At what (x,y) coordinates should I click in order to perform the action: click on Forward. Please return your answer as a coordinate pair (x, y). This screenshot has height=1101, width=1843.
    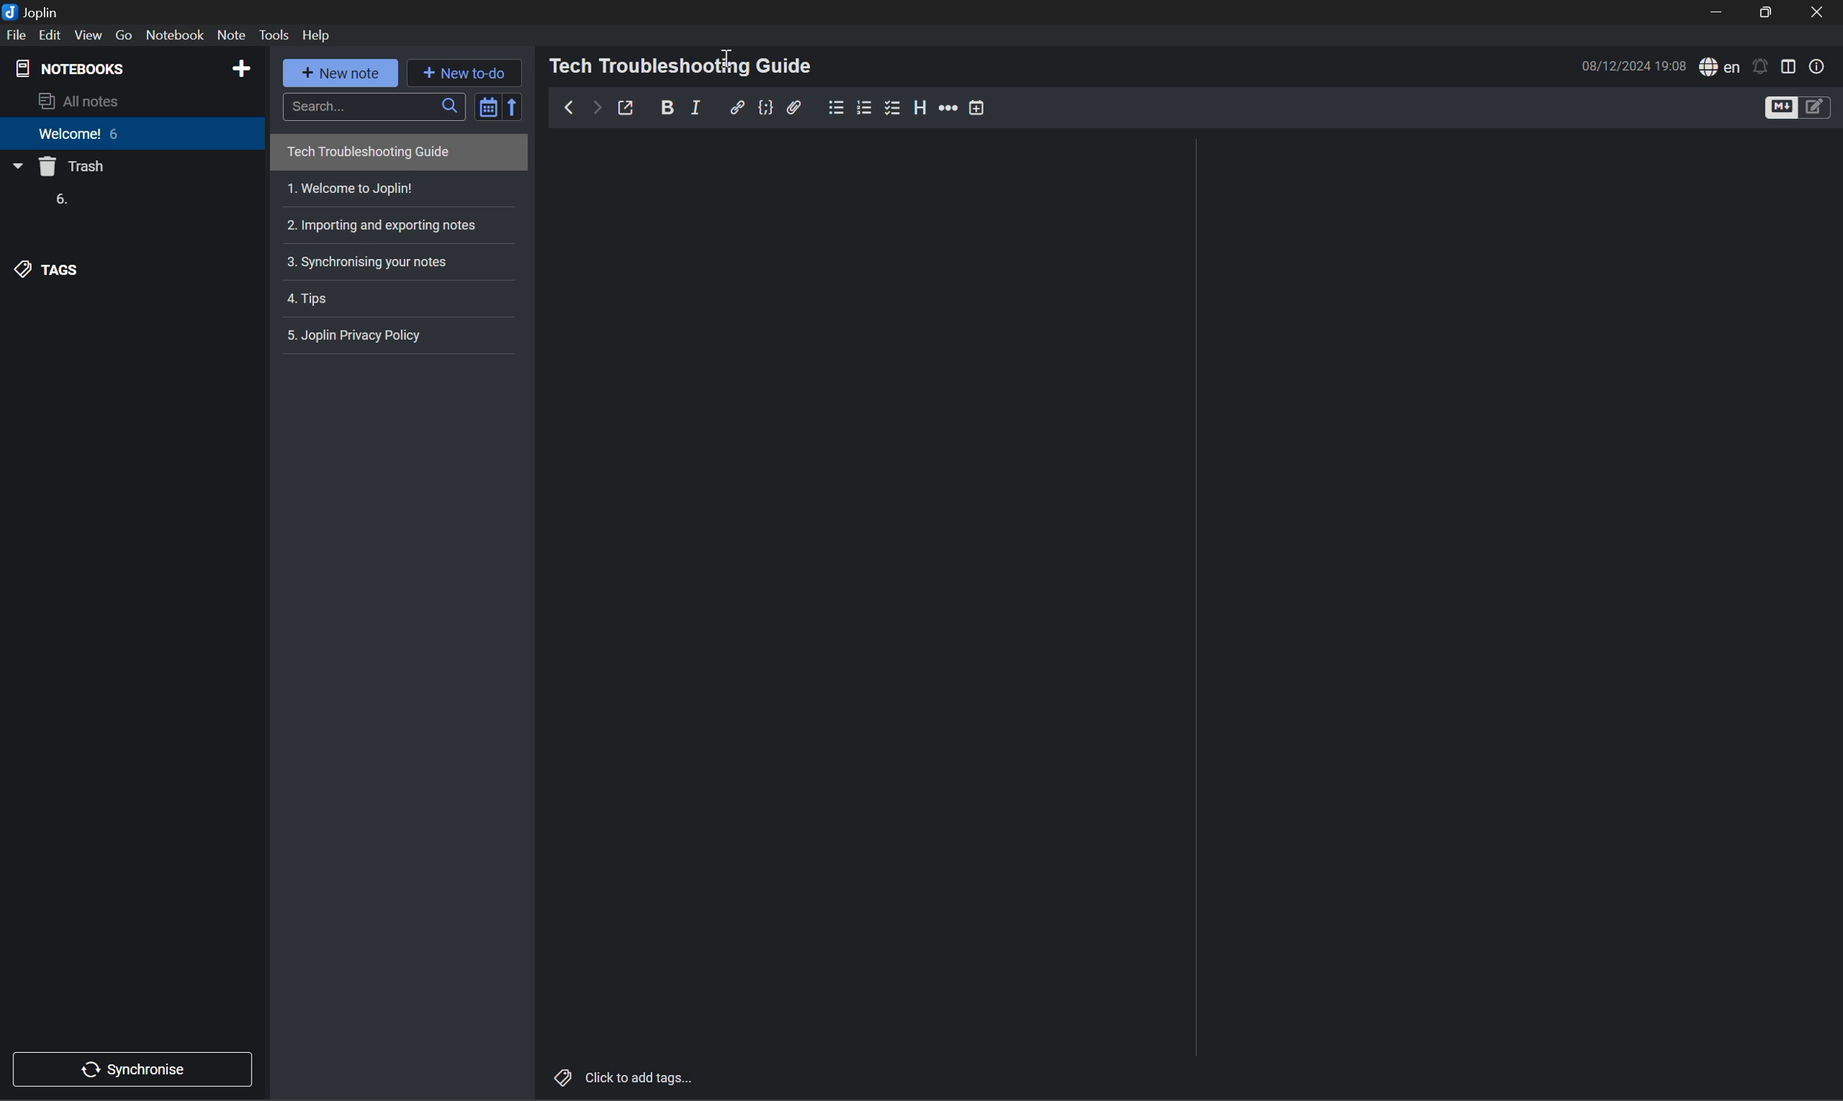
    Looking at the image, I should click on (593, 108).